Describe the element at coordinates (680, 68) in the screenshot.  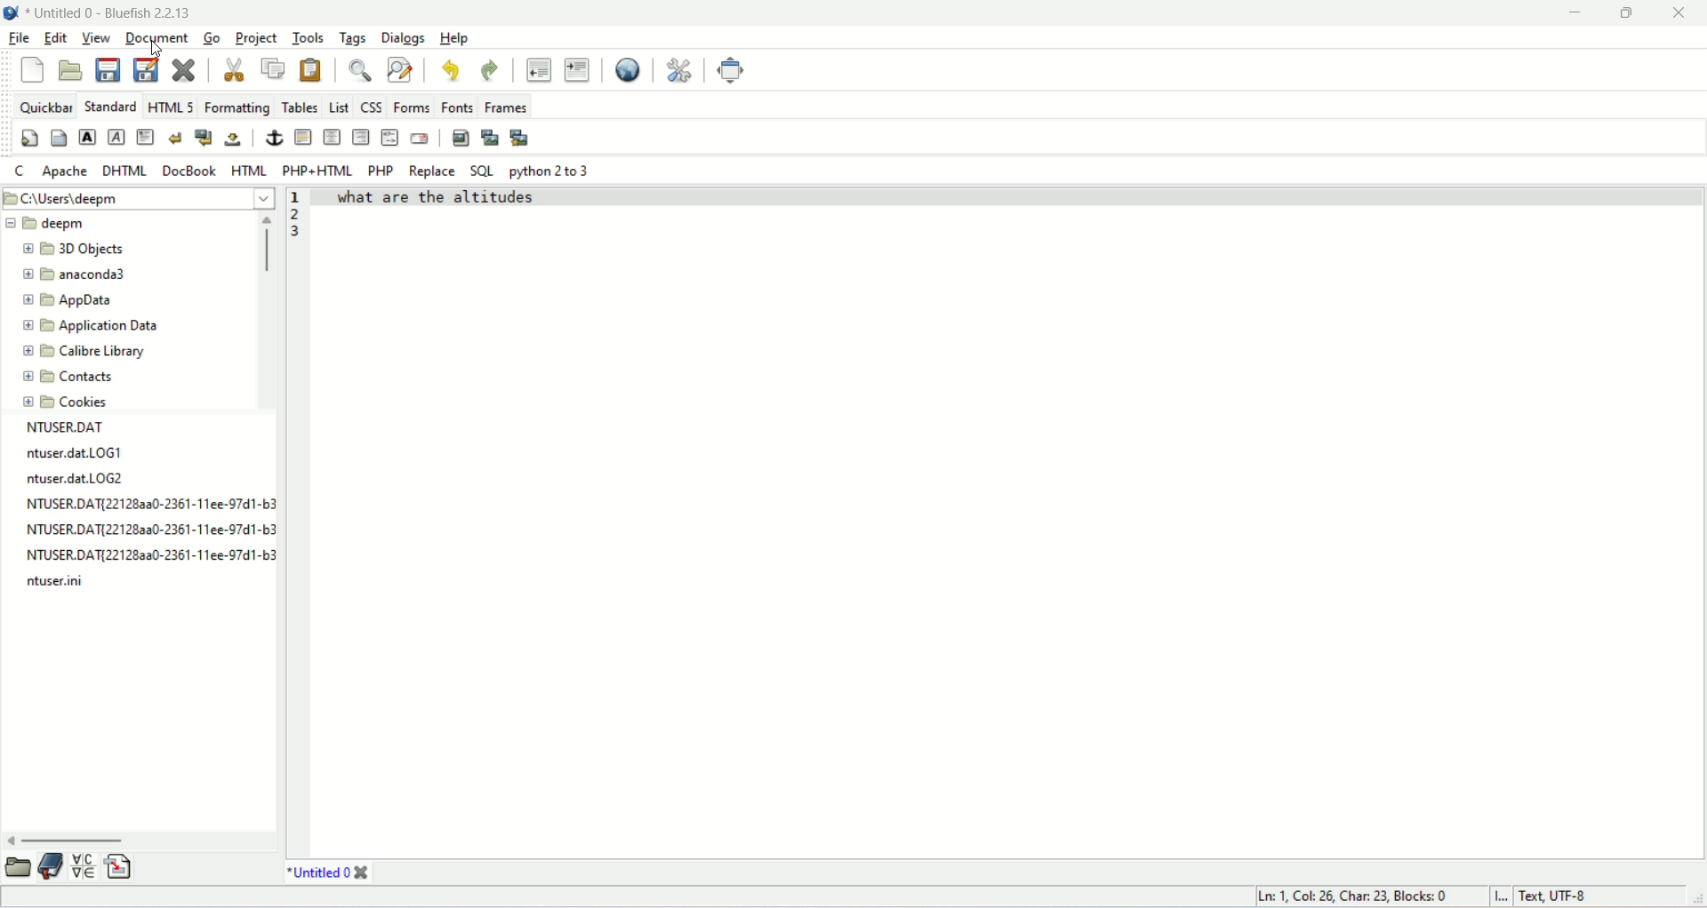
I see `edit preferences` at that location.